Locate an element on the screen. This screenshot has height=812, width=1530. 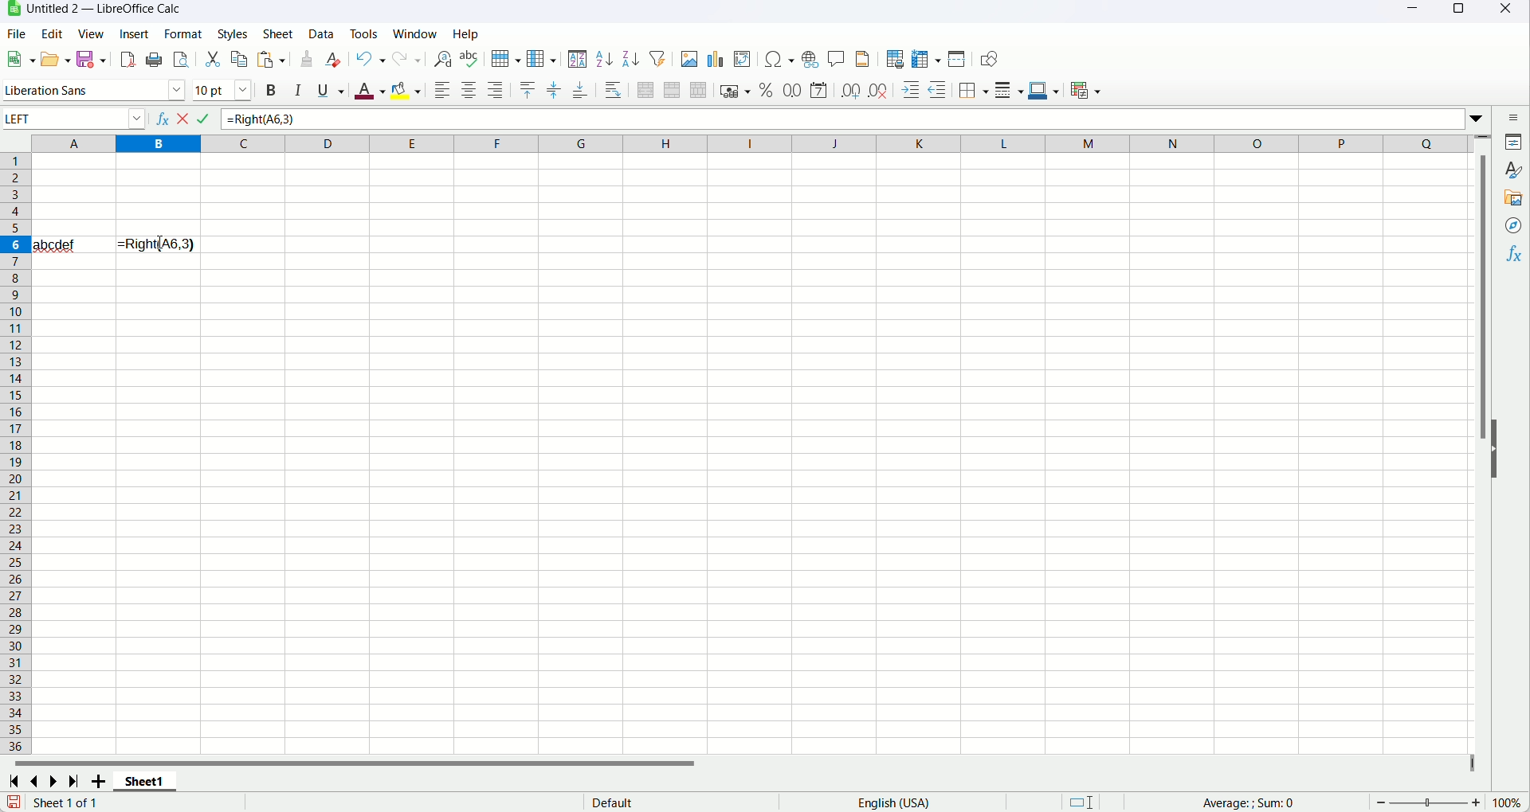
styles is located at coordinates (232, 33).